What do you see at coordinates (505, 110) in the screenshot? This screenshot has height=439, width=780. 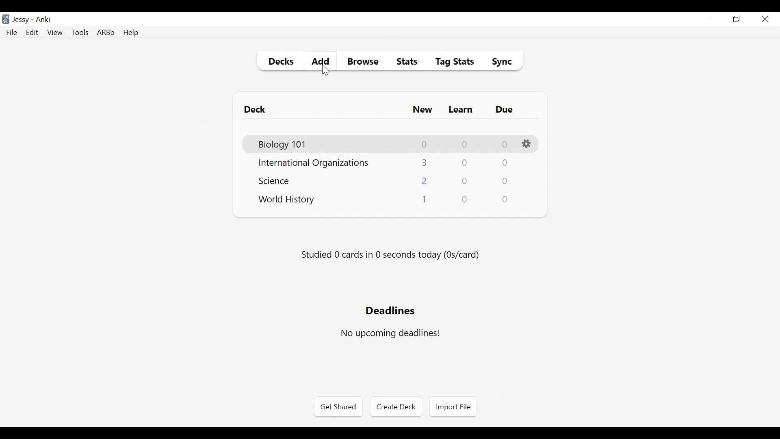 I see `Due` at bounding box center [505, 110].